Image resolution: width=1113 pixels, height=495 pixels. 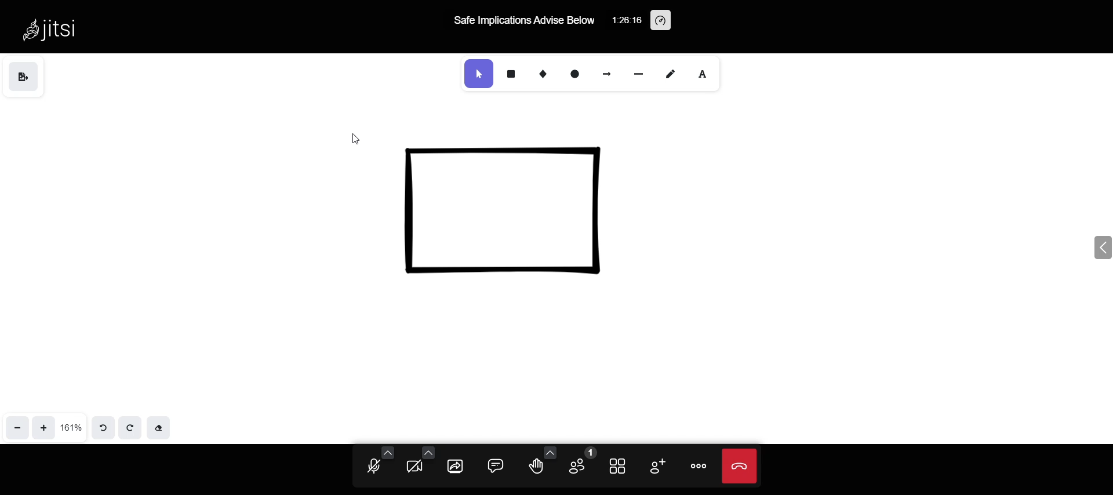 What do you see at coordinates (103, 426) in the screenshot?
I see `undo` at bounding box center [103, 426].